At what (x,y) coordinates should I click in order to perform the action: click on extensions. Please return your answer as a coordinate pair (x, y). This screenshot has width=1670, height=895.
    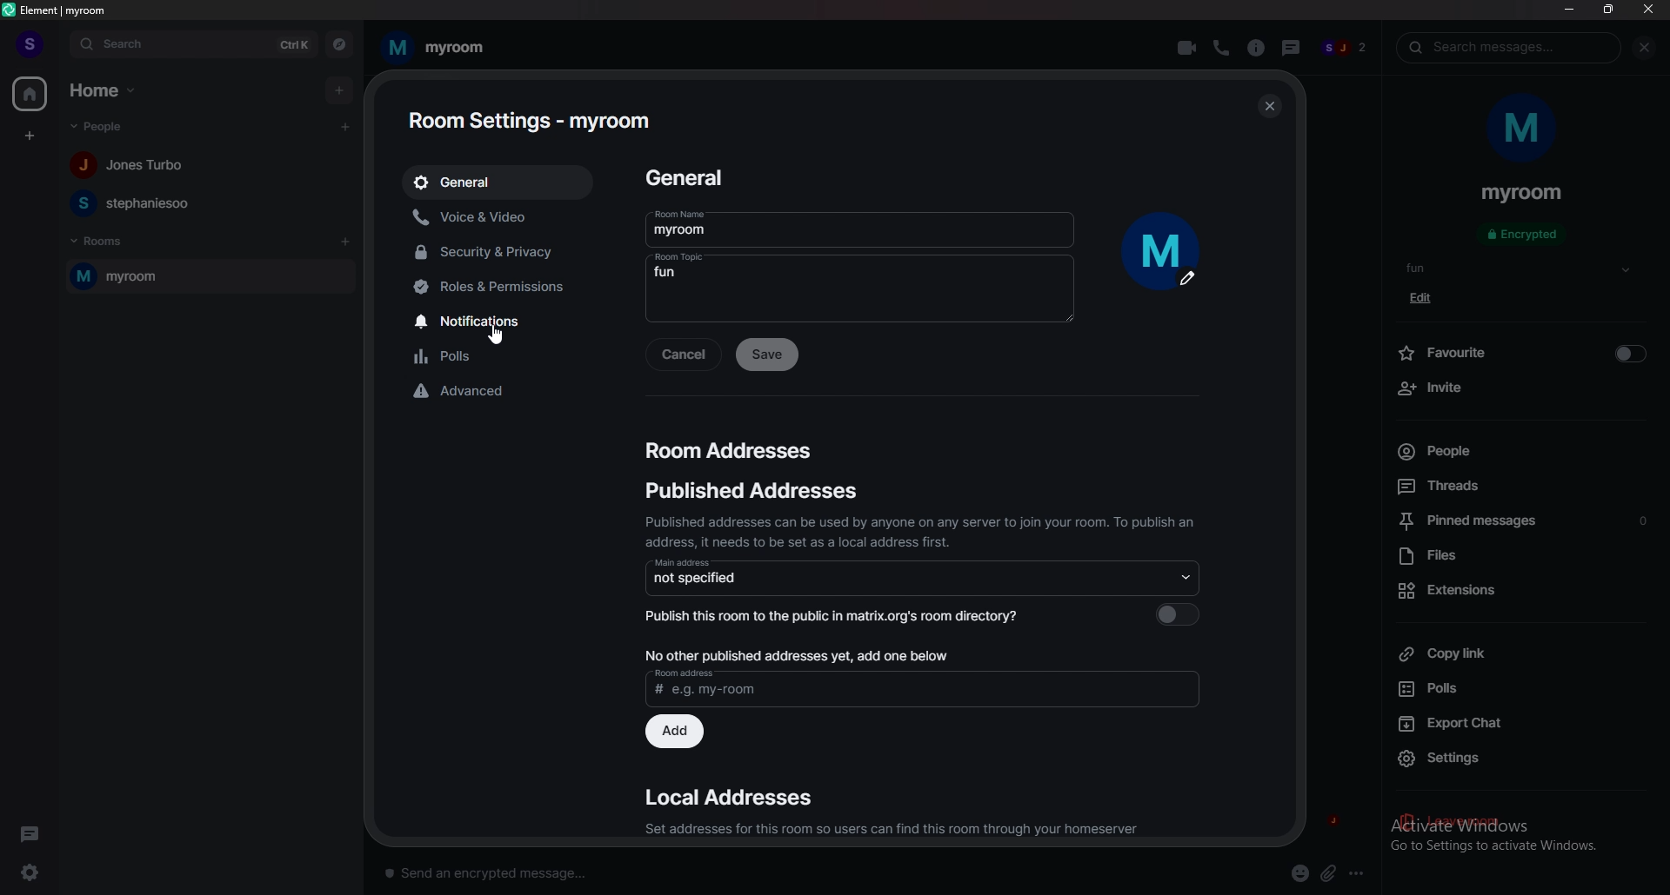
    Looking at the image, I should click on (1519, 590).